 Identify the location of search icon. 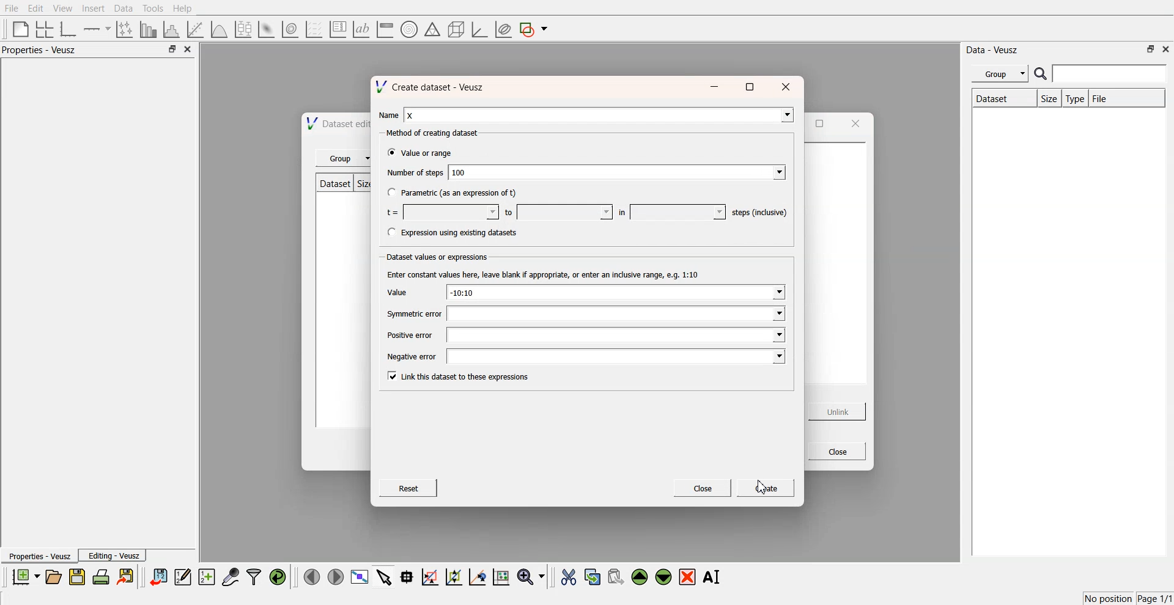
(1042, 73).